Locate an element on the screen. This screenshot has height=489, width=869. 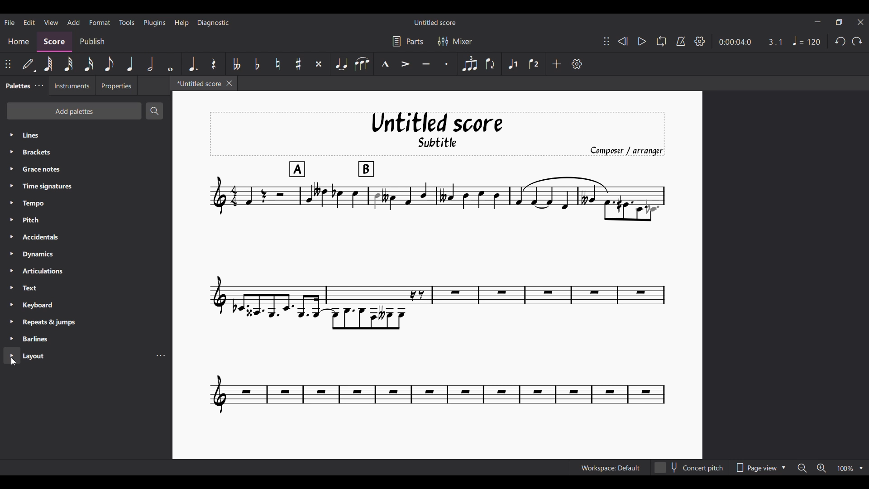
Rest is located at coordinates (214, 64).